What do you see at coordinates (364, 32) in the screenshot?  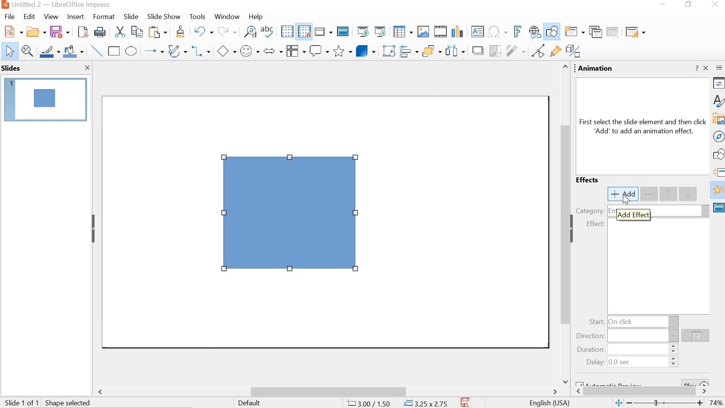 I see `start from first slide` at bounding box center [364, 32].